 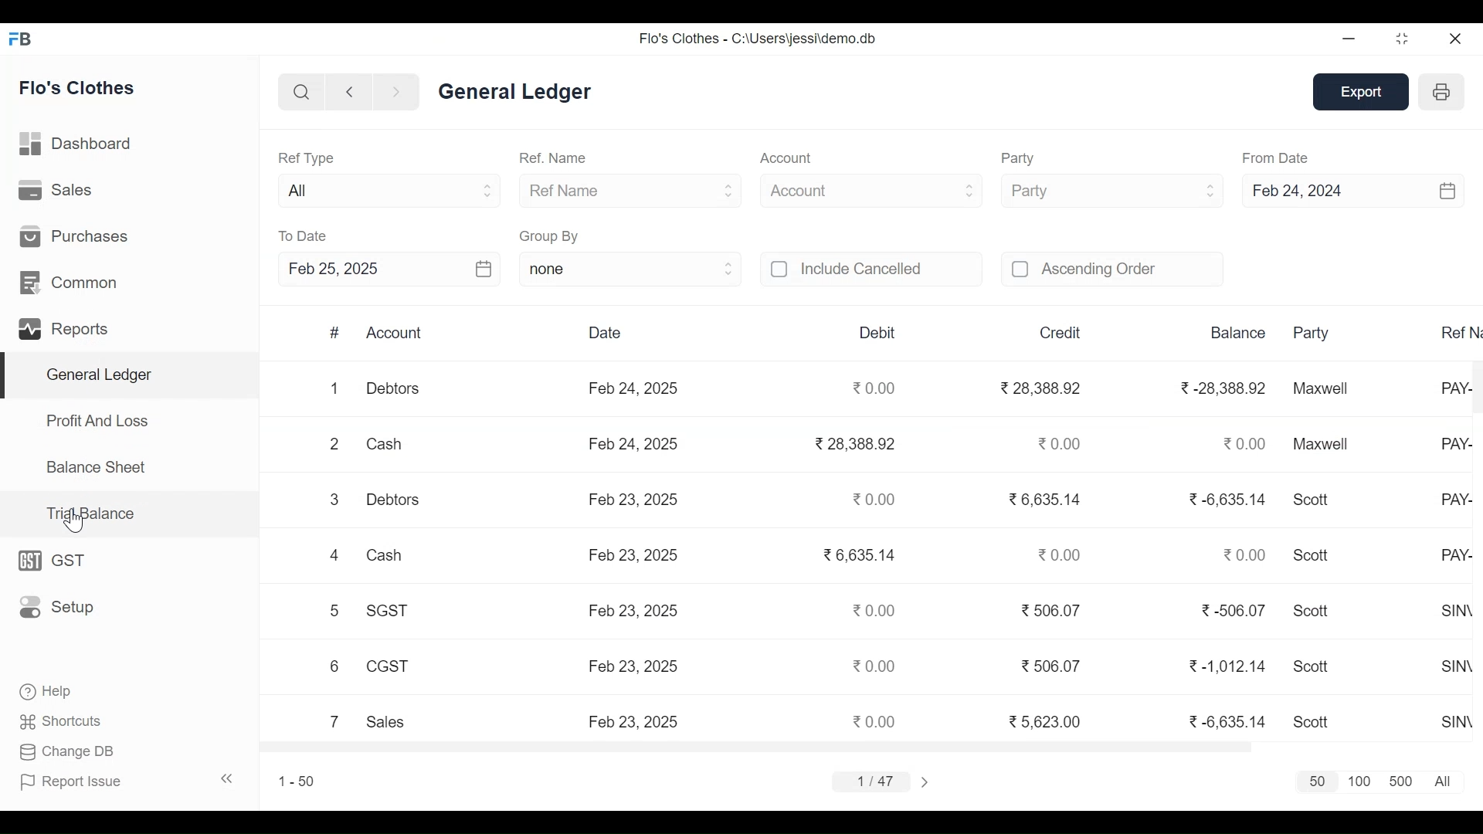 What do you see at coordinates (633, 609) in the screenshot?
I see `Feb 23. 2025` at bounding box center [633, 609].